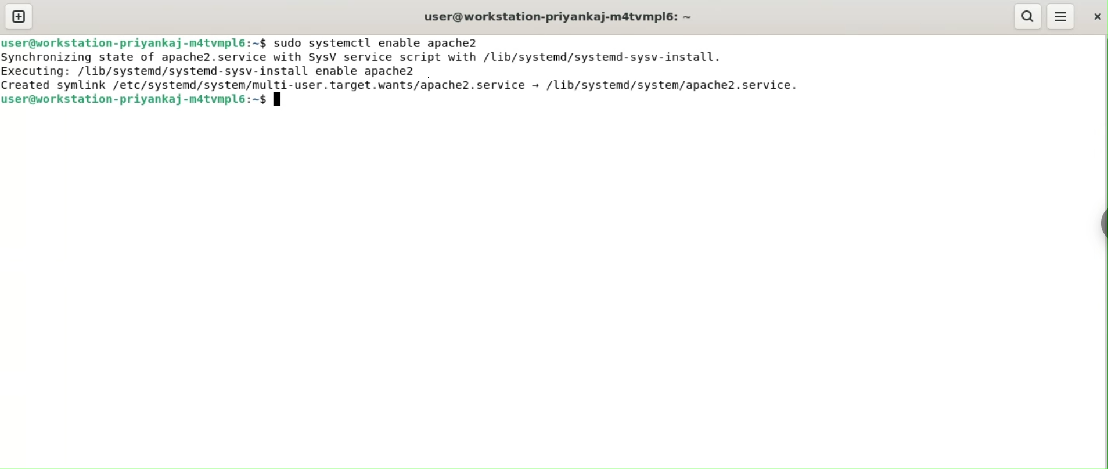 This screenshot has width=1108, height=469. I want to click on search, so click(1028, 17).